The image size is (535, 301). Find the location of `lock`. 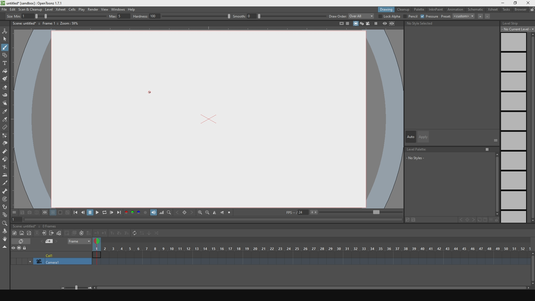

lock is located at coordinates (532, 10).